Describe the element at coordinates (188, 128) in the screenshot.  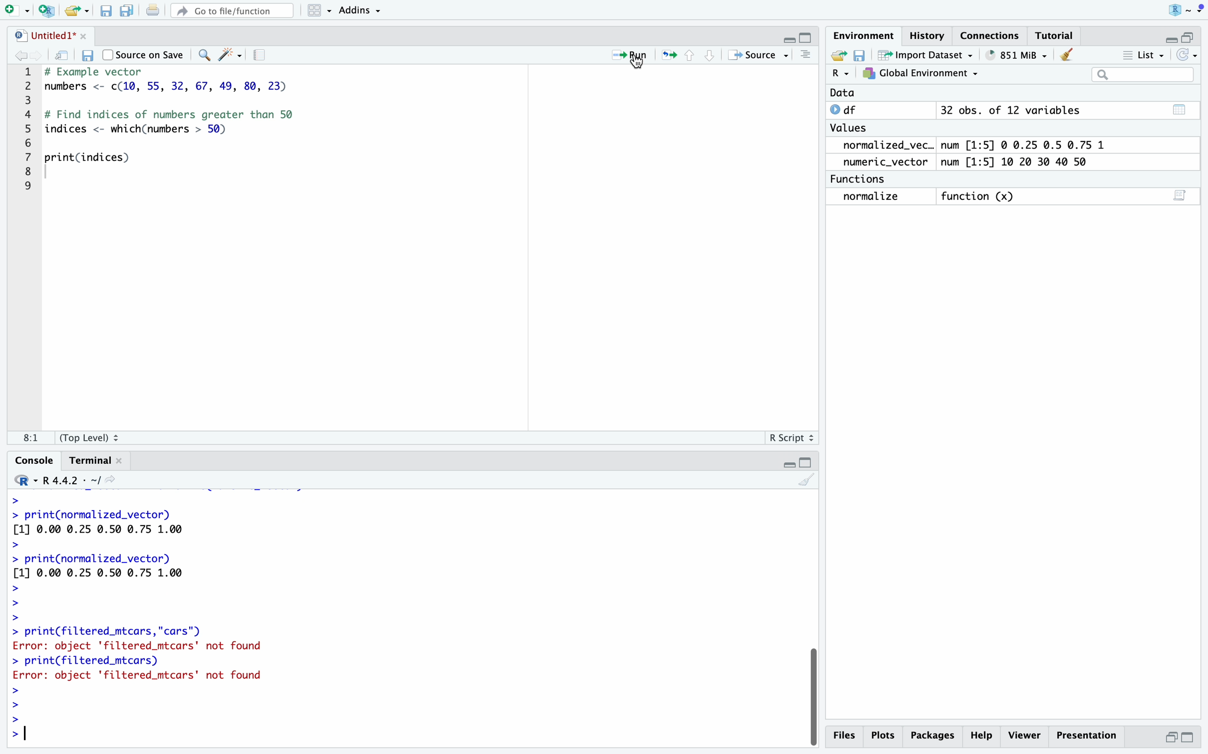
I see `imbers <- c(1@, 55, 32, 67, 49, 80, :
Find indices of numbers greater thar
dices <- which(numbers > 50)
"int(indices)` at that location.